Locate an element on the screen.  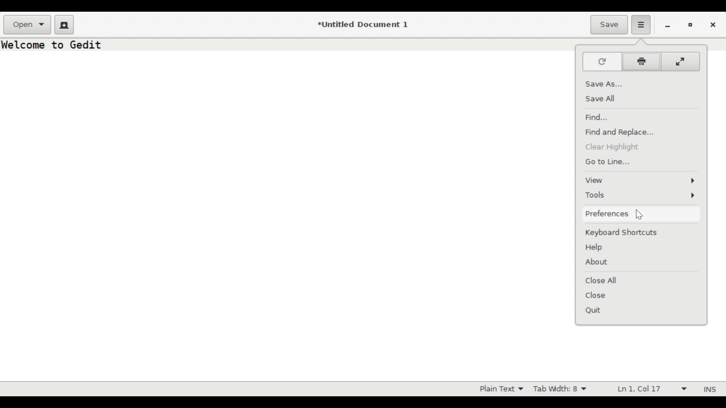
Print is located at coordinates (641, 62).